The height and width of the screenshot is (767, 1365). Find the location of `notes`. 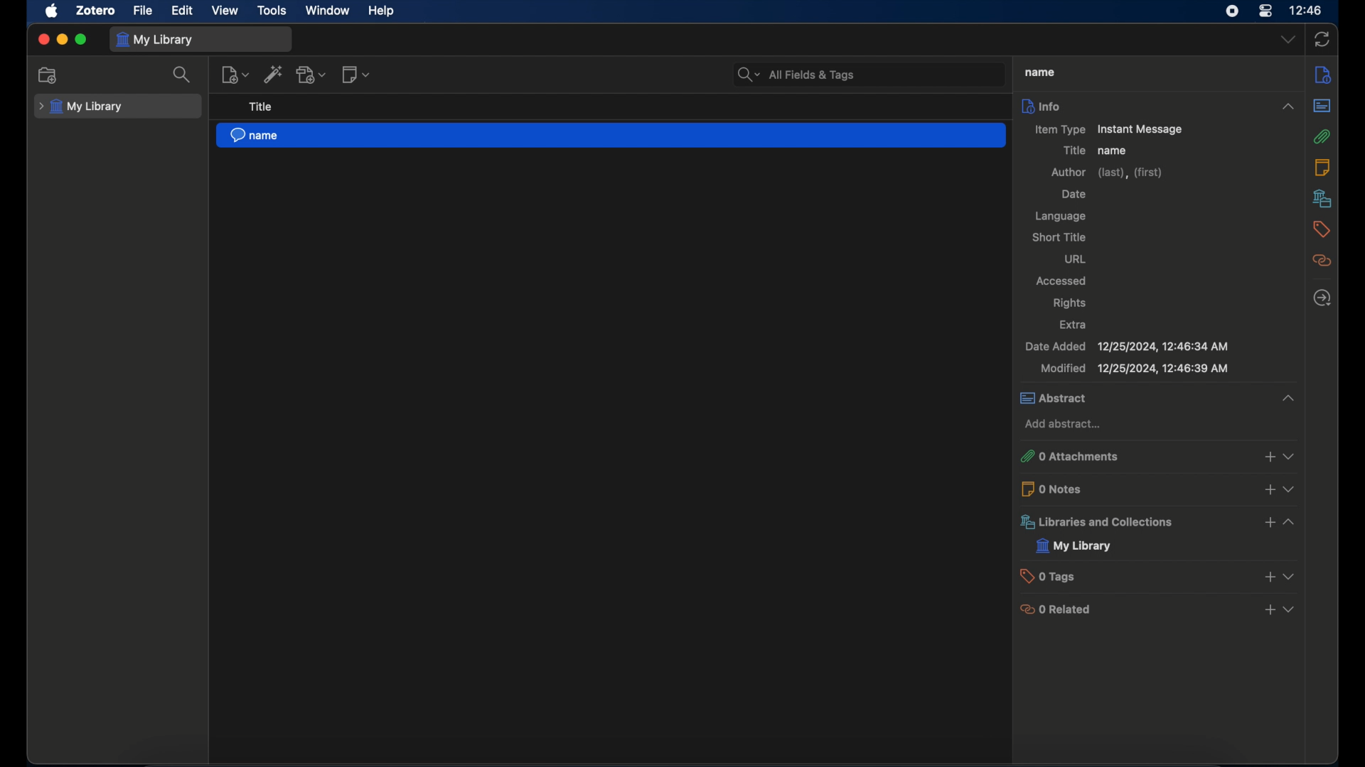

notes is located at coordinates (1325, 74).